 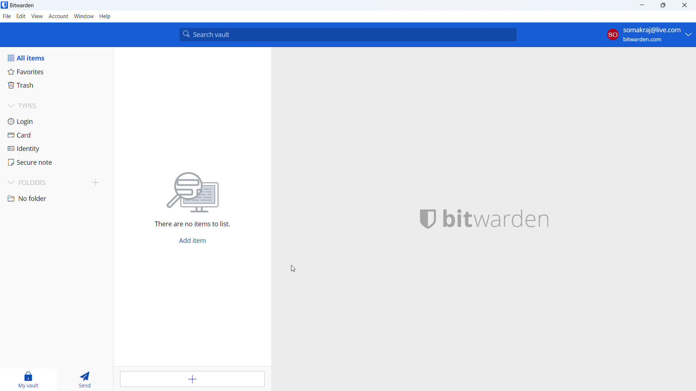 What do you see at coordinates (22, 5) in the screenshot?
I see `title` at bounding box center [22, 5].